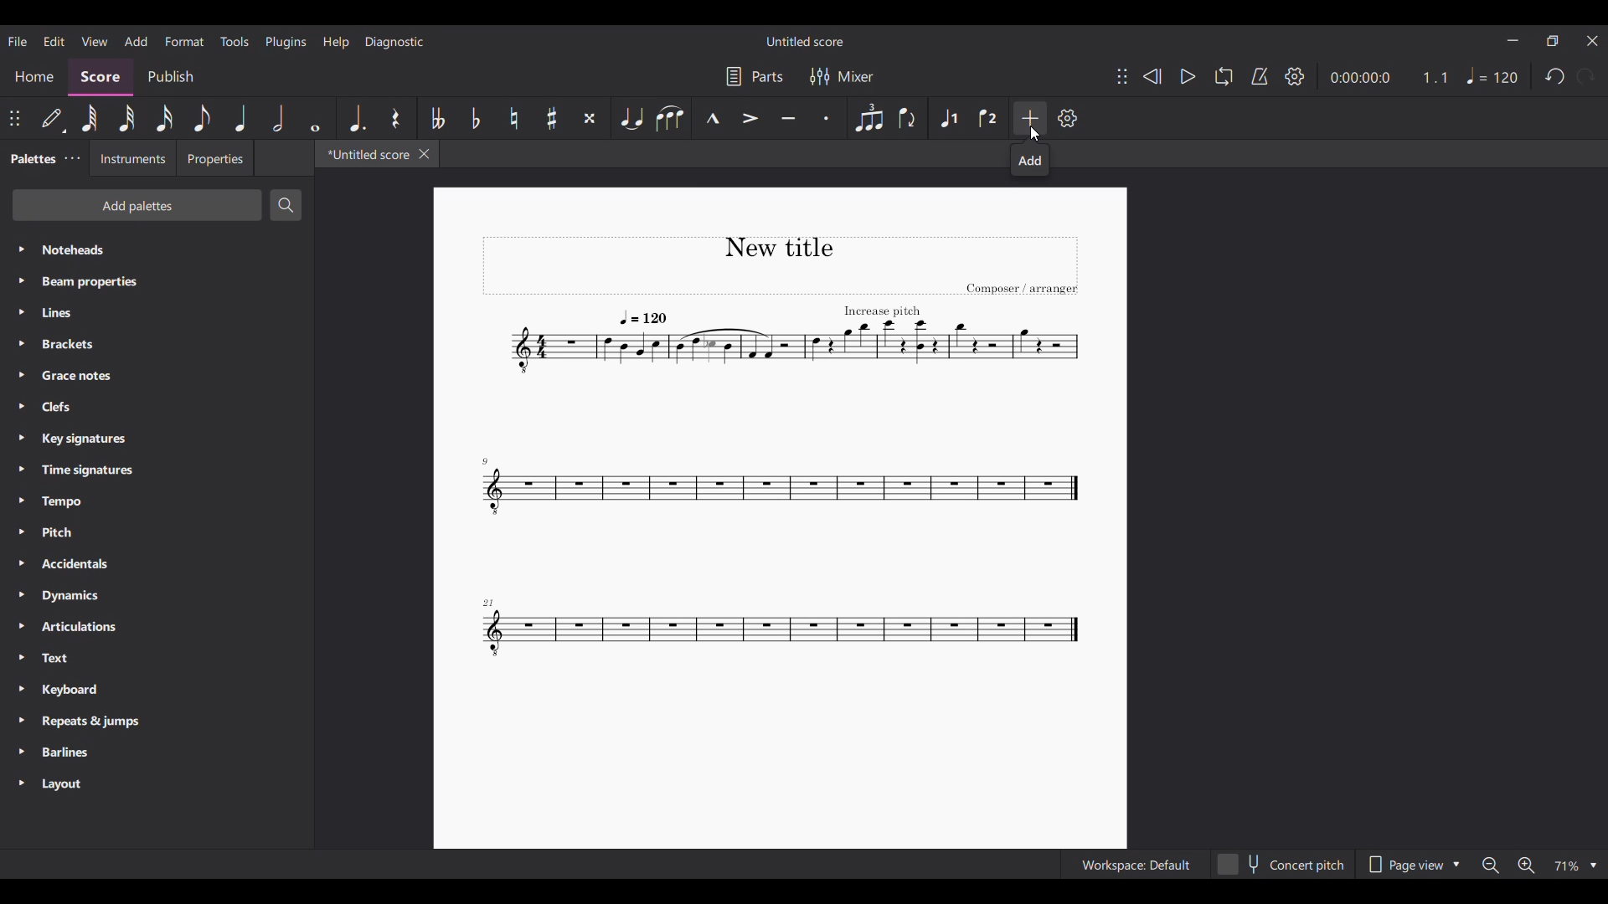  What do you see at coordinates (1410, 864) in the screenshot?
I see `Page view options` at bounding box center [1410, 864].